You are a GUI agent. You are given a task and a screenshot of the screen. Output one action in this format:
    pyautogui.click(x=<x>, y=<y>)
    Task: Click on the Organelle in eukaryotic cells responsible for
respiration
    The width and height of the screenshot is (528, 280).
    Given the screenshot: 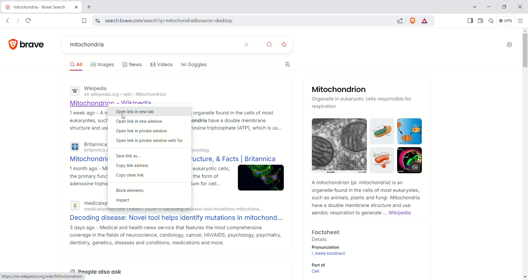 What is the action you would take?
    pyautogui.click(x=361, y=102)
    